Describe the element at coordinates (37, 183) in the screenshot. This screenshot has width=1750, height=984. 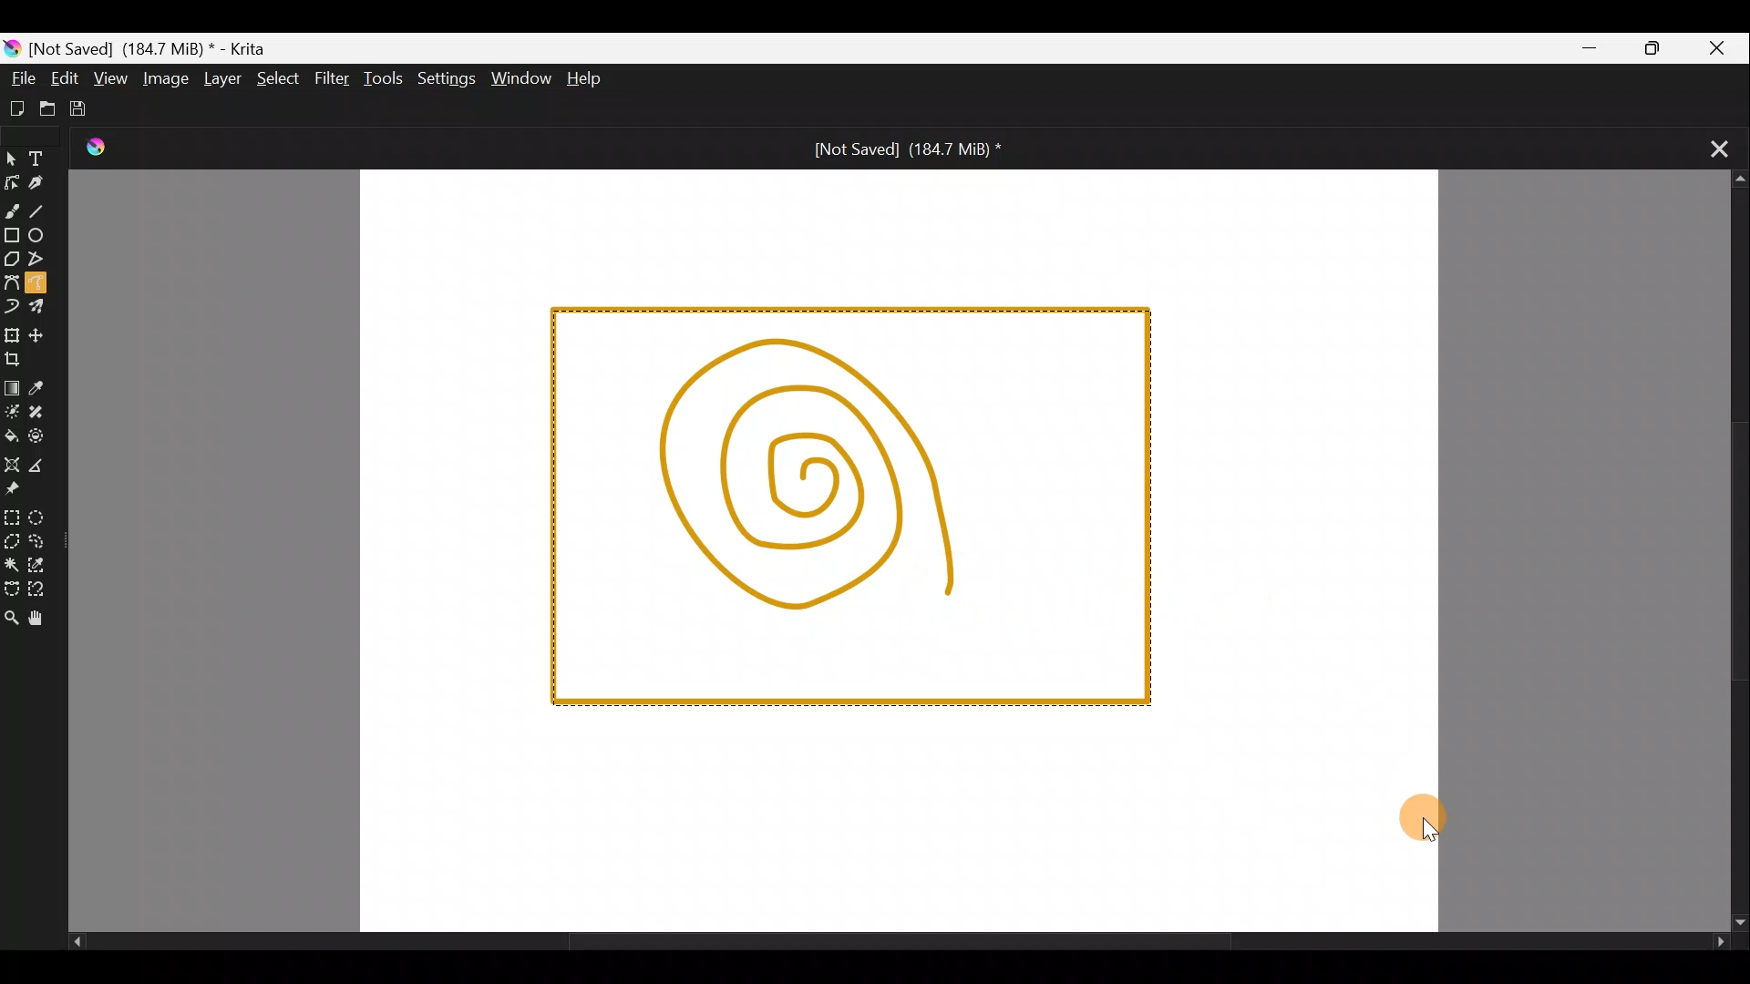
I see `Calligraphy` at that location.